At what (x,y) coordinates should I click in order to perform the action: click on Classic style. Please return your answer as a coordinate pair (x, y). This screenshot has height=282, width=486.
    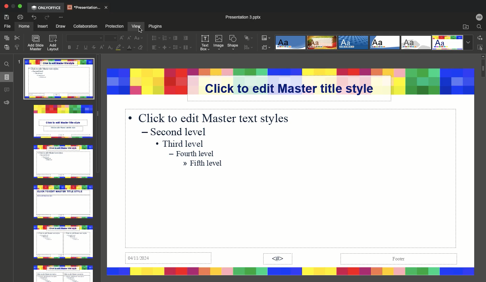
    Looking at the image, I should click on (354, 42).